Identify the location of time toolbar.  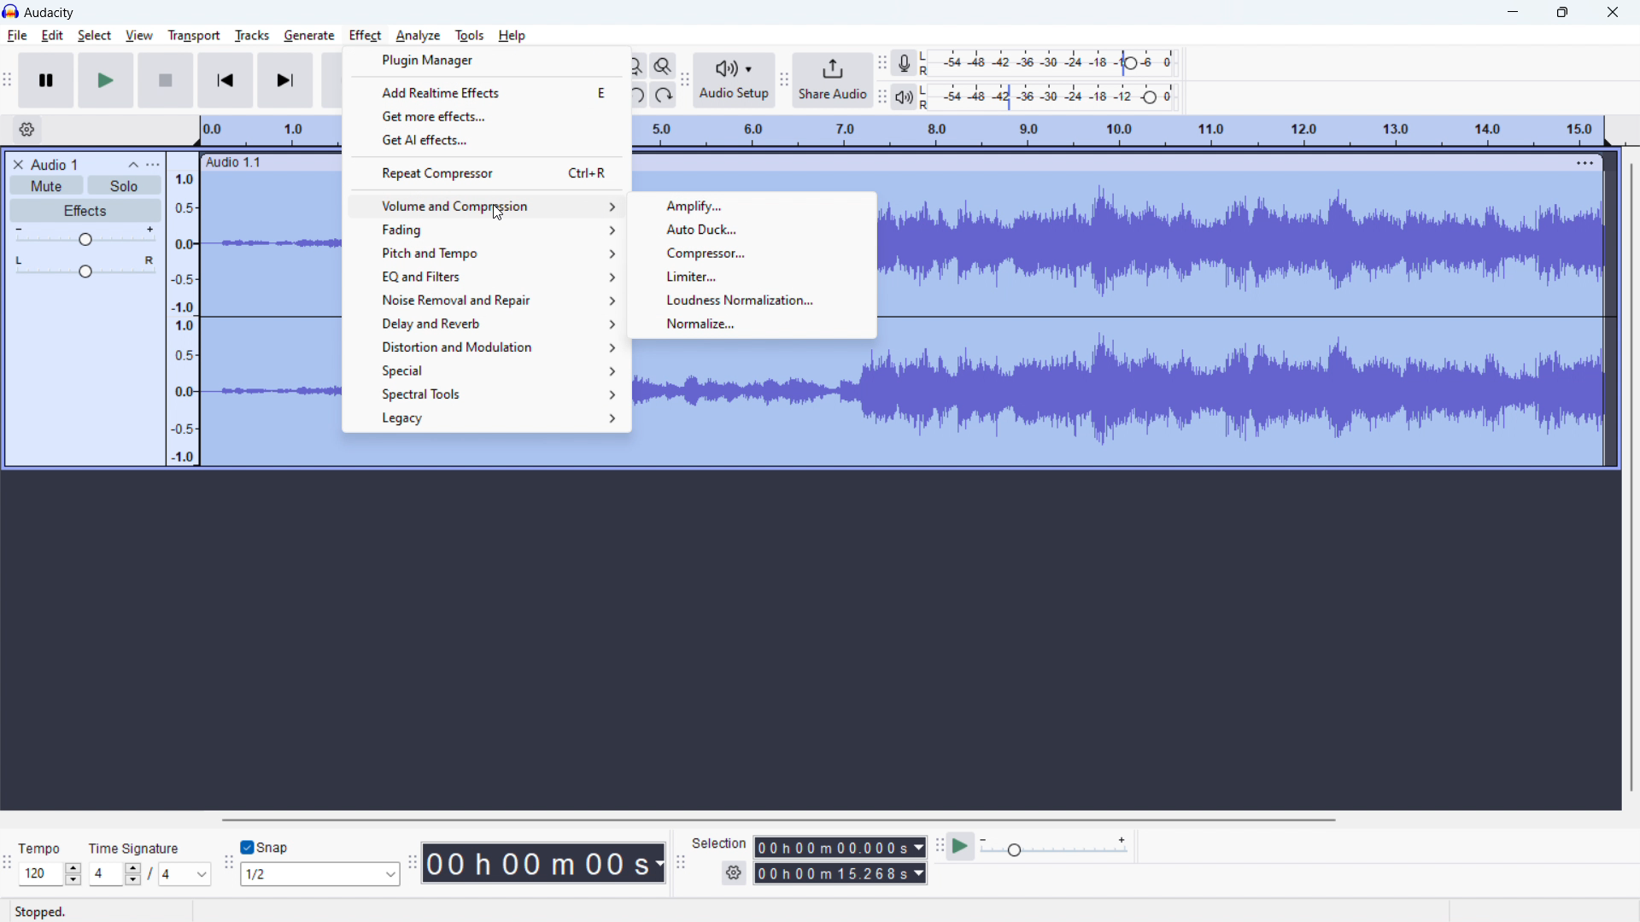
(412, 865).